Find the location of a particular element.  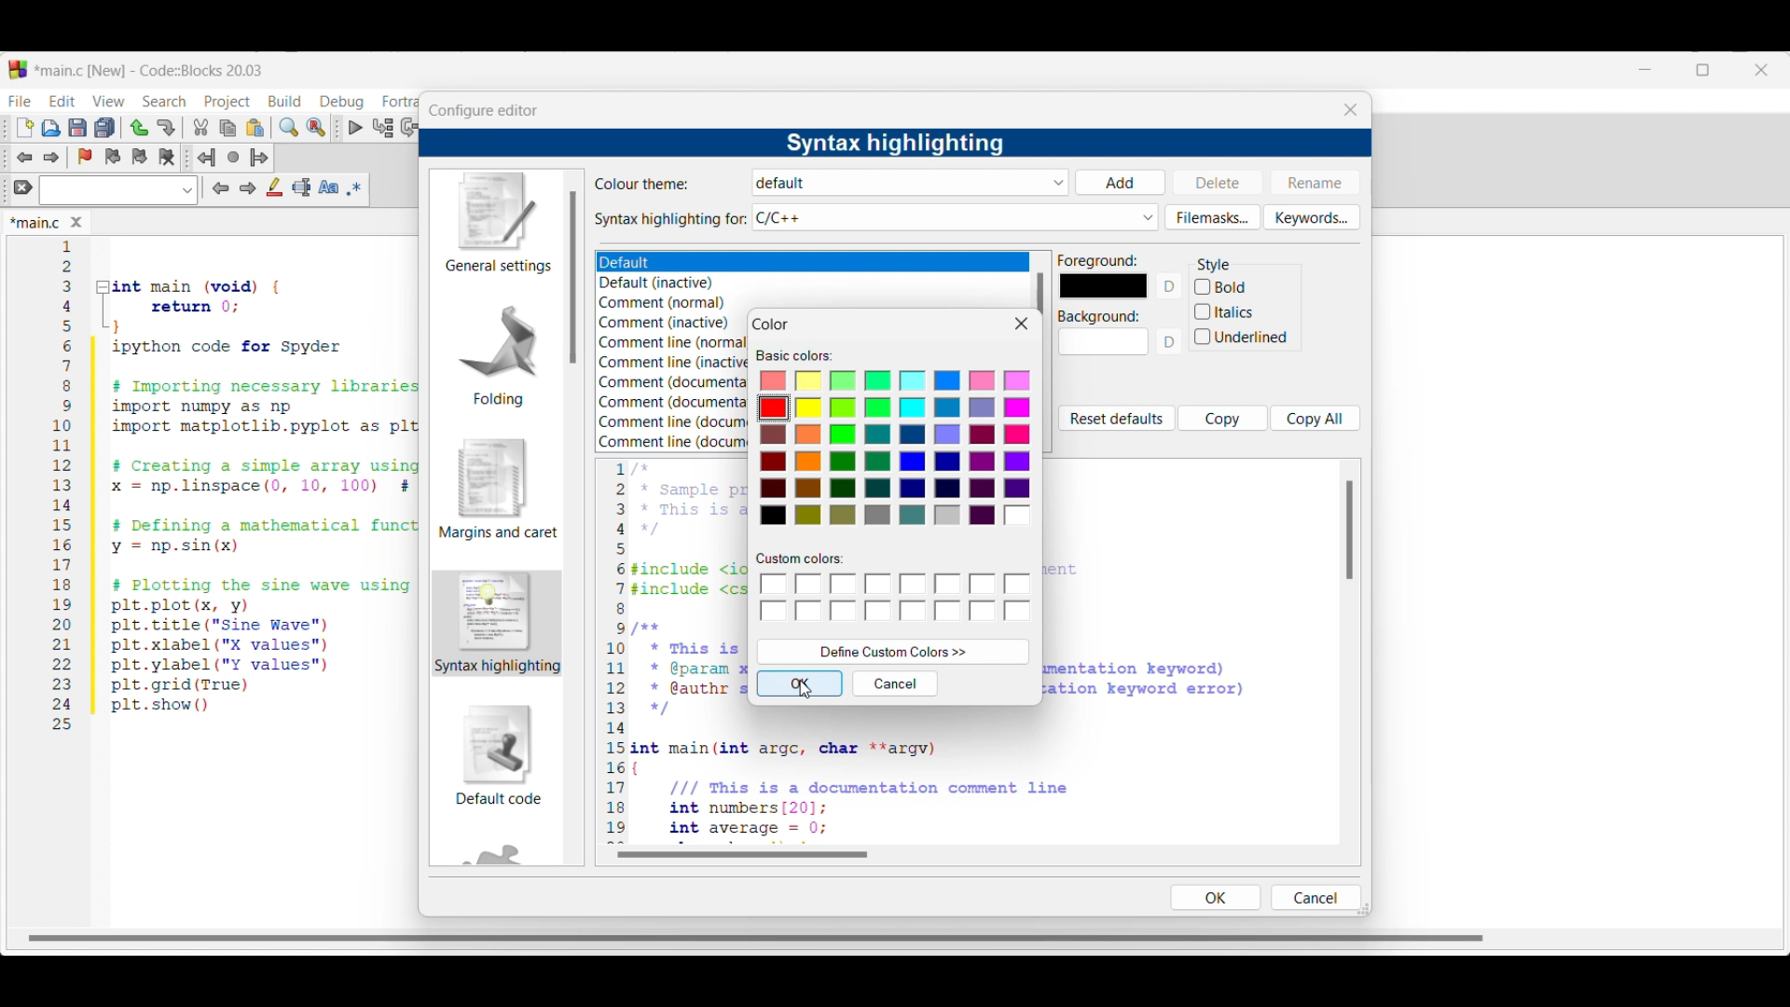

Change dimension is located at coordinates (1364, 908).